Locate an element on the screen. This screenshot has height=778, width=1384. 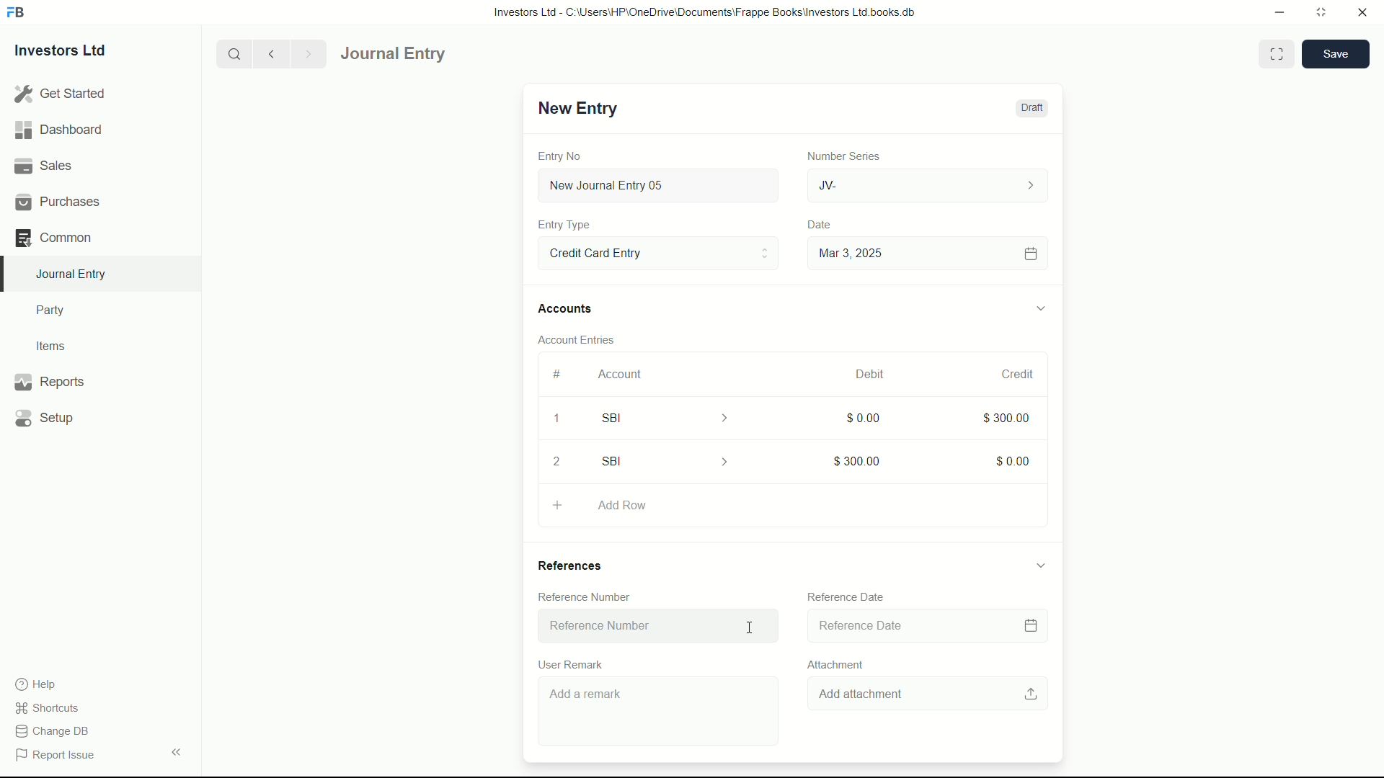
Entry Type is located at coordinates (564, 225).